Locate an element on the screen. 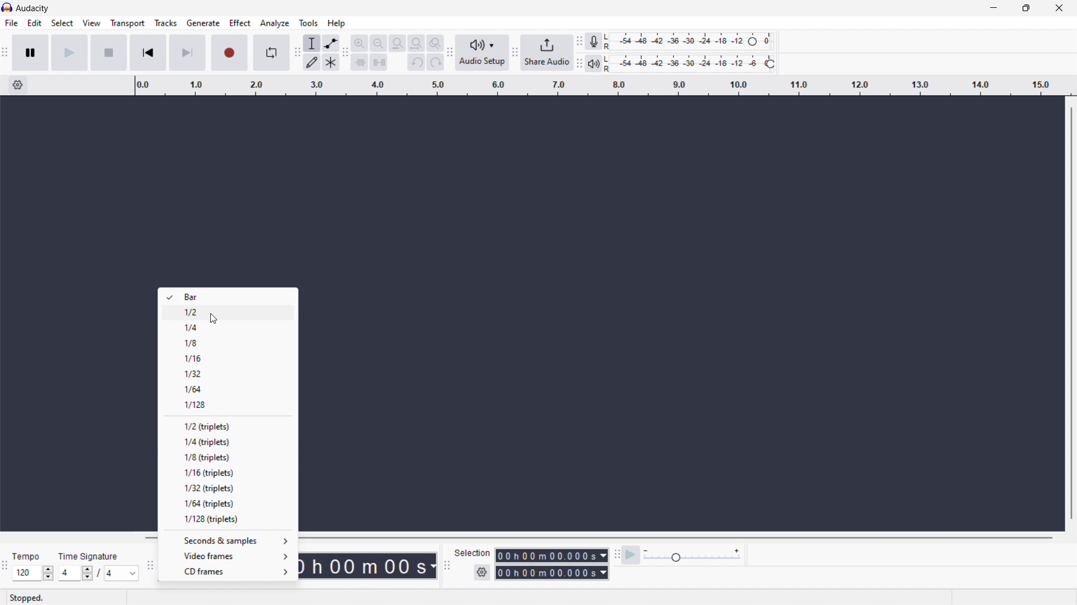 The width and height of the screenshot is (1077, 605). play at speed is located at coordinates (630, 555).